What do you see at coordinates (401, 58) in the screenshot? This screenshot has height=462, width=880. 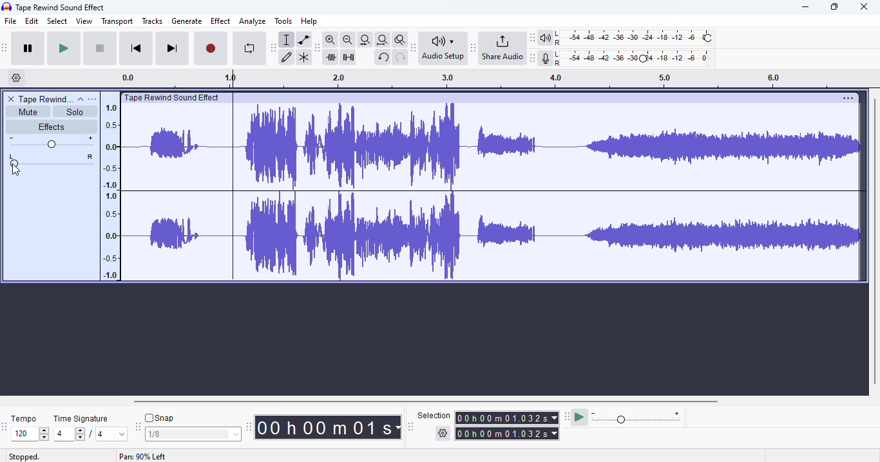 I see `redo` at bounding box center [401, 58].